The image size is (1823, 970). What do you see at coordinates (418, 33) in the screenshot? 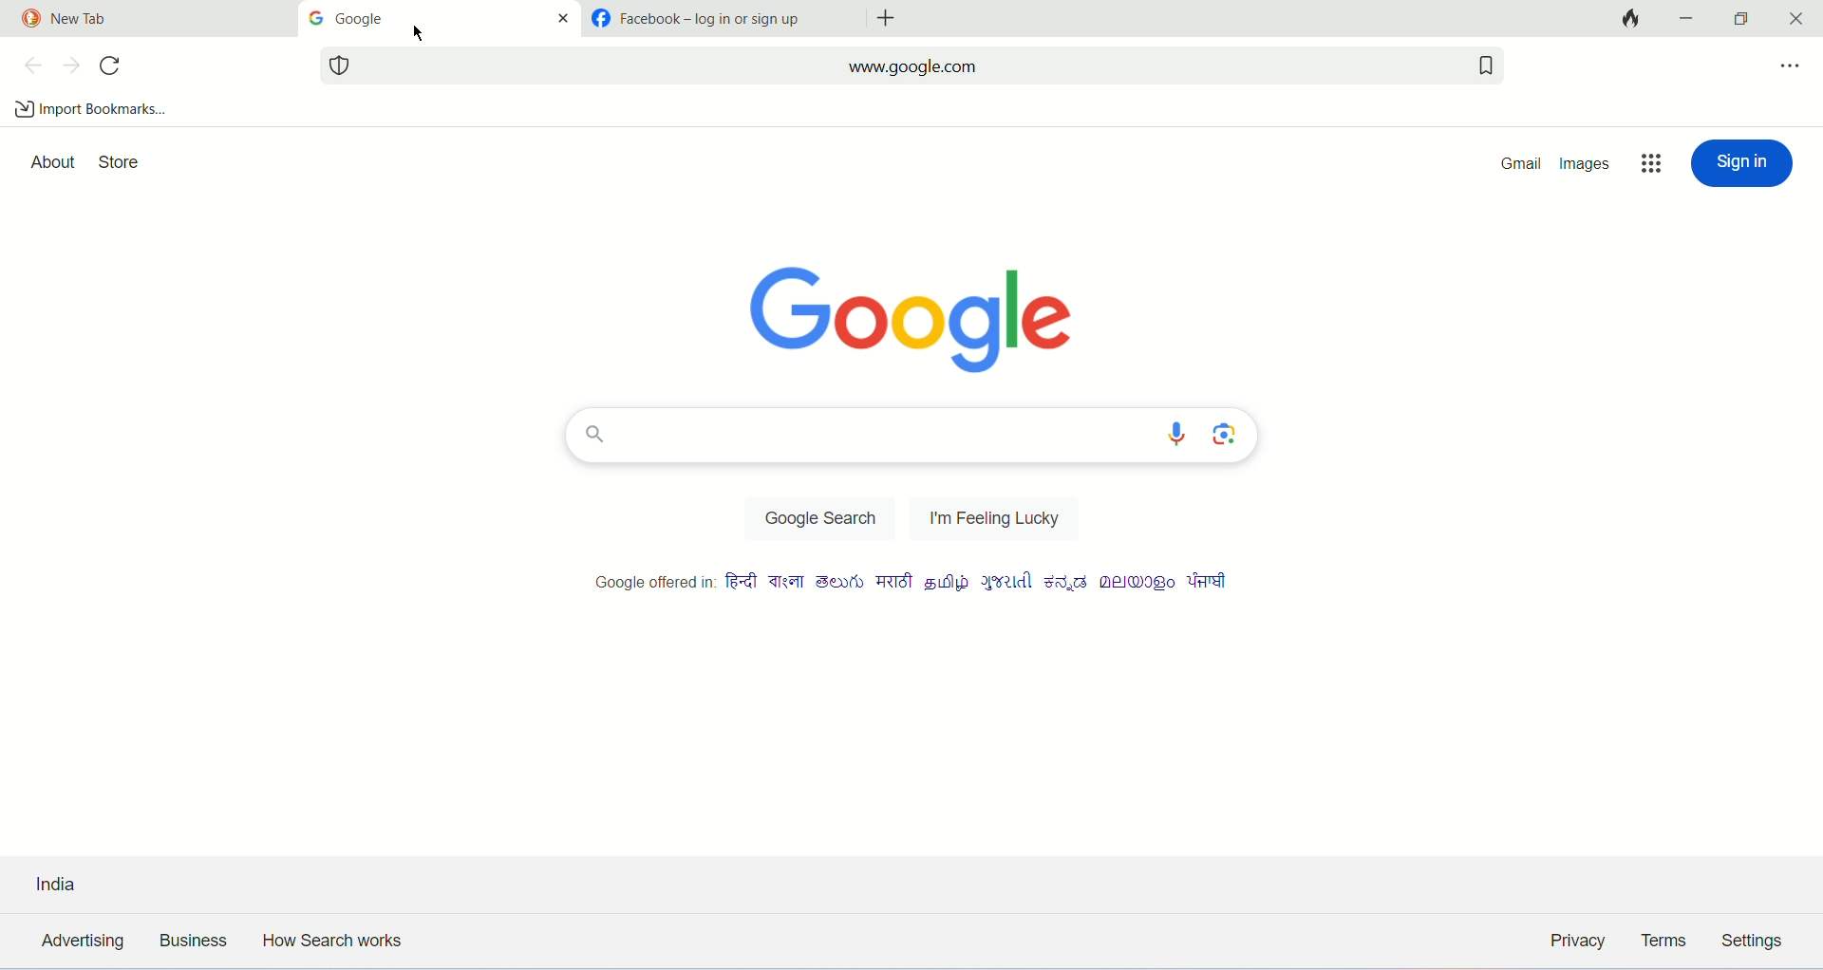
I see `cursor` at bounding box center [418, 33].